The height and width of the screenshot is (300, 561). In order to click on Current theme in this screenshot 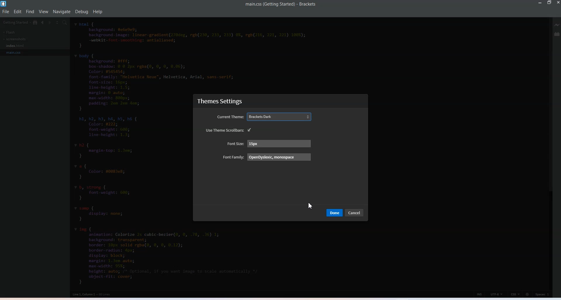, I will do `click(229, 116)`.